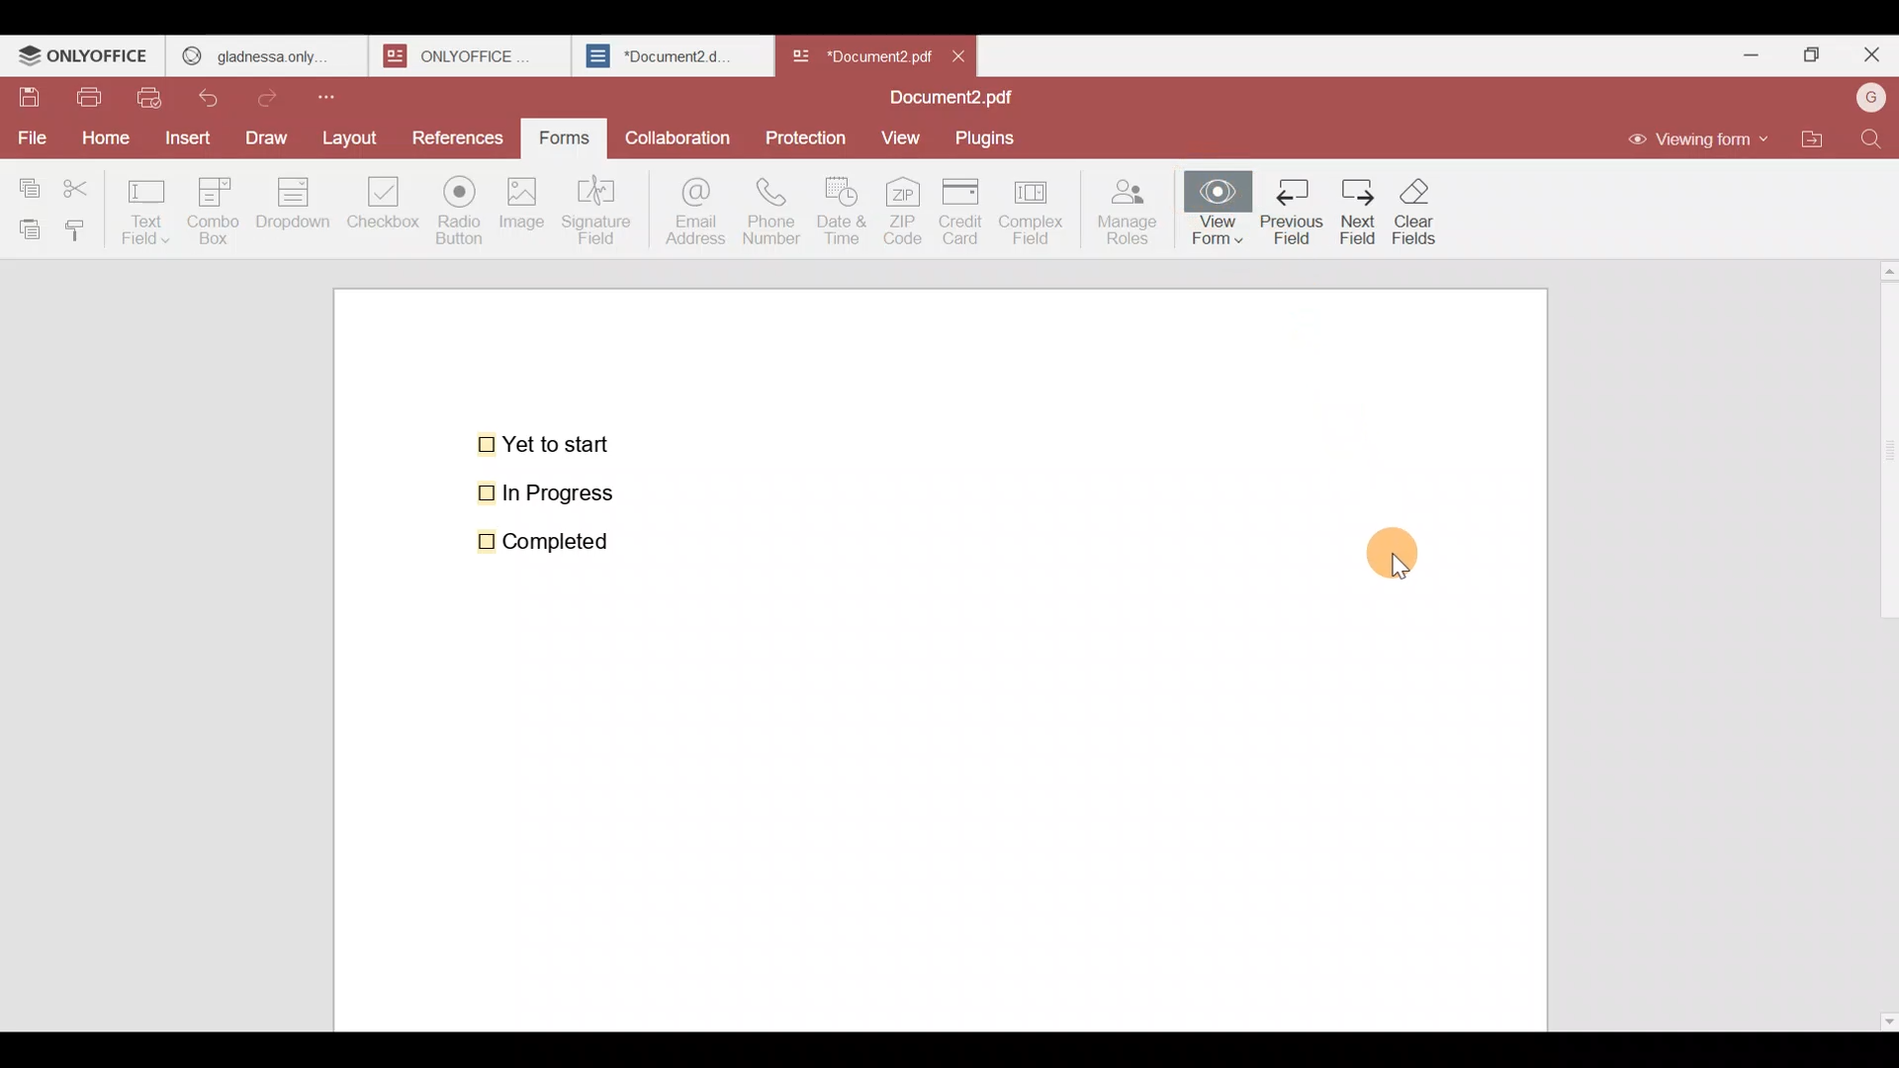 Image resolution: width=1899 pixels, height=1068 pixels. Describe the element at coordinates (277, 93) in the screenshot. I see `Redo` at that location.